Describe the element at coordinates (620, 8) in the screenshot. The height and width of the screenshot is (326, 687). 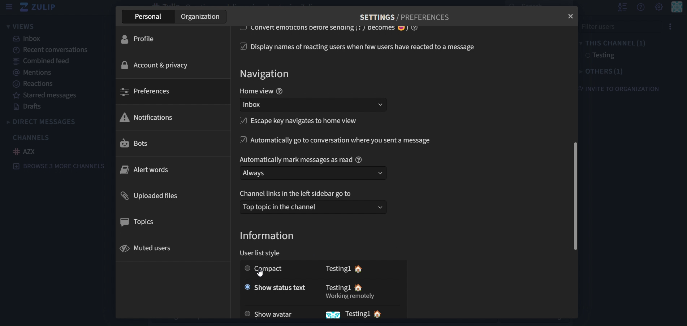
I see `hide user list` at that location.